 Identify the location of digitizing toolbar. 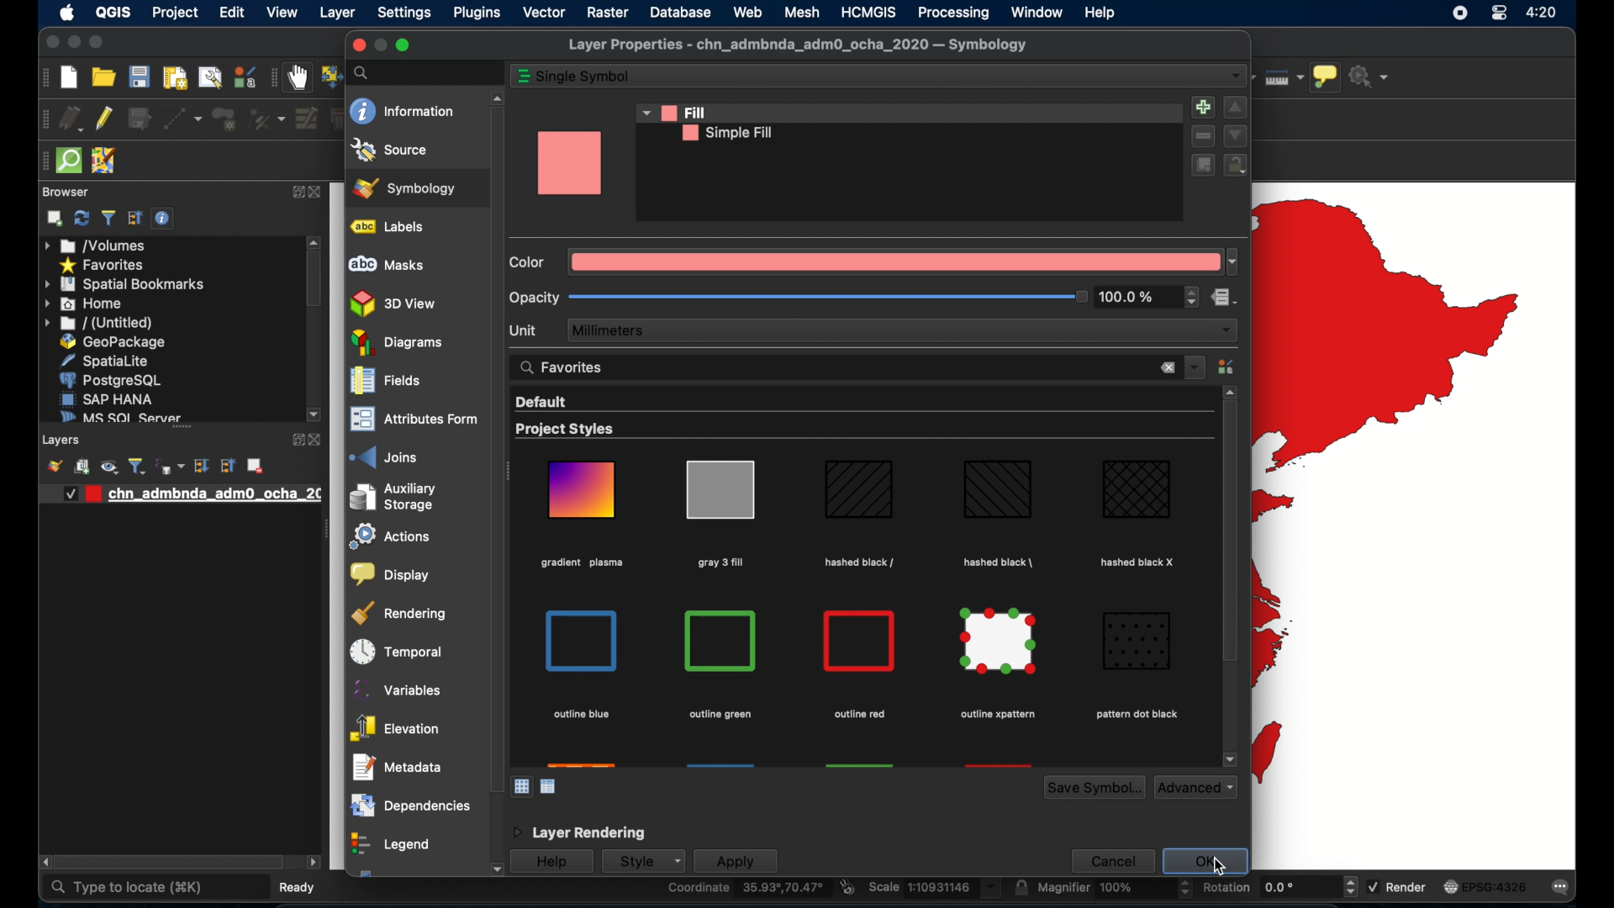
(42, 121).